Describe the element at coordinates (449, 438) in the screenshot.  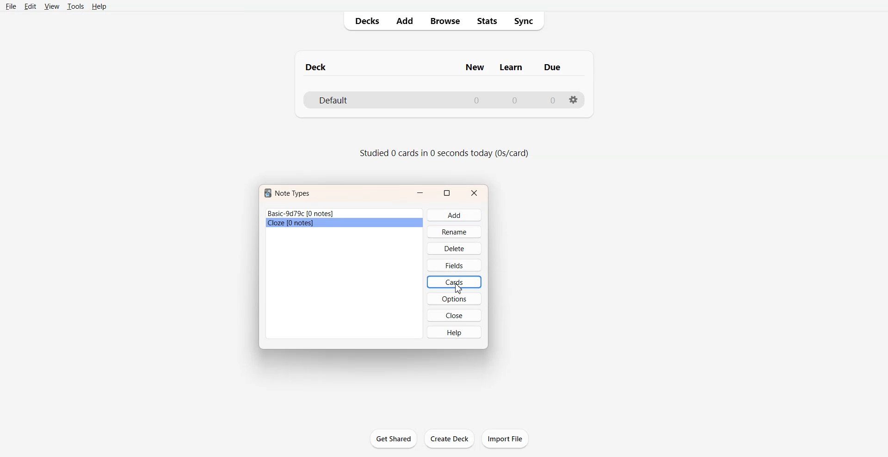
I see `Create Deck` at that location.